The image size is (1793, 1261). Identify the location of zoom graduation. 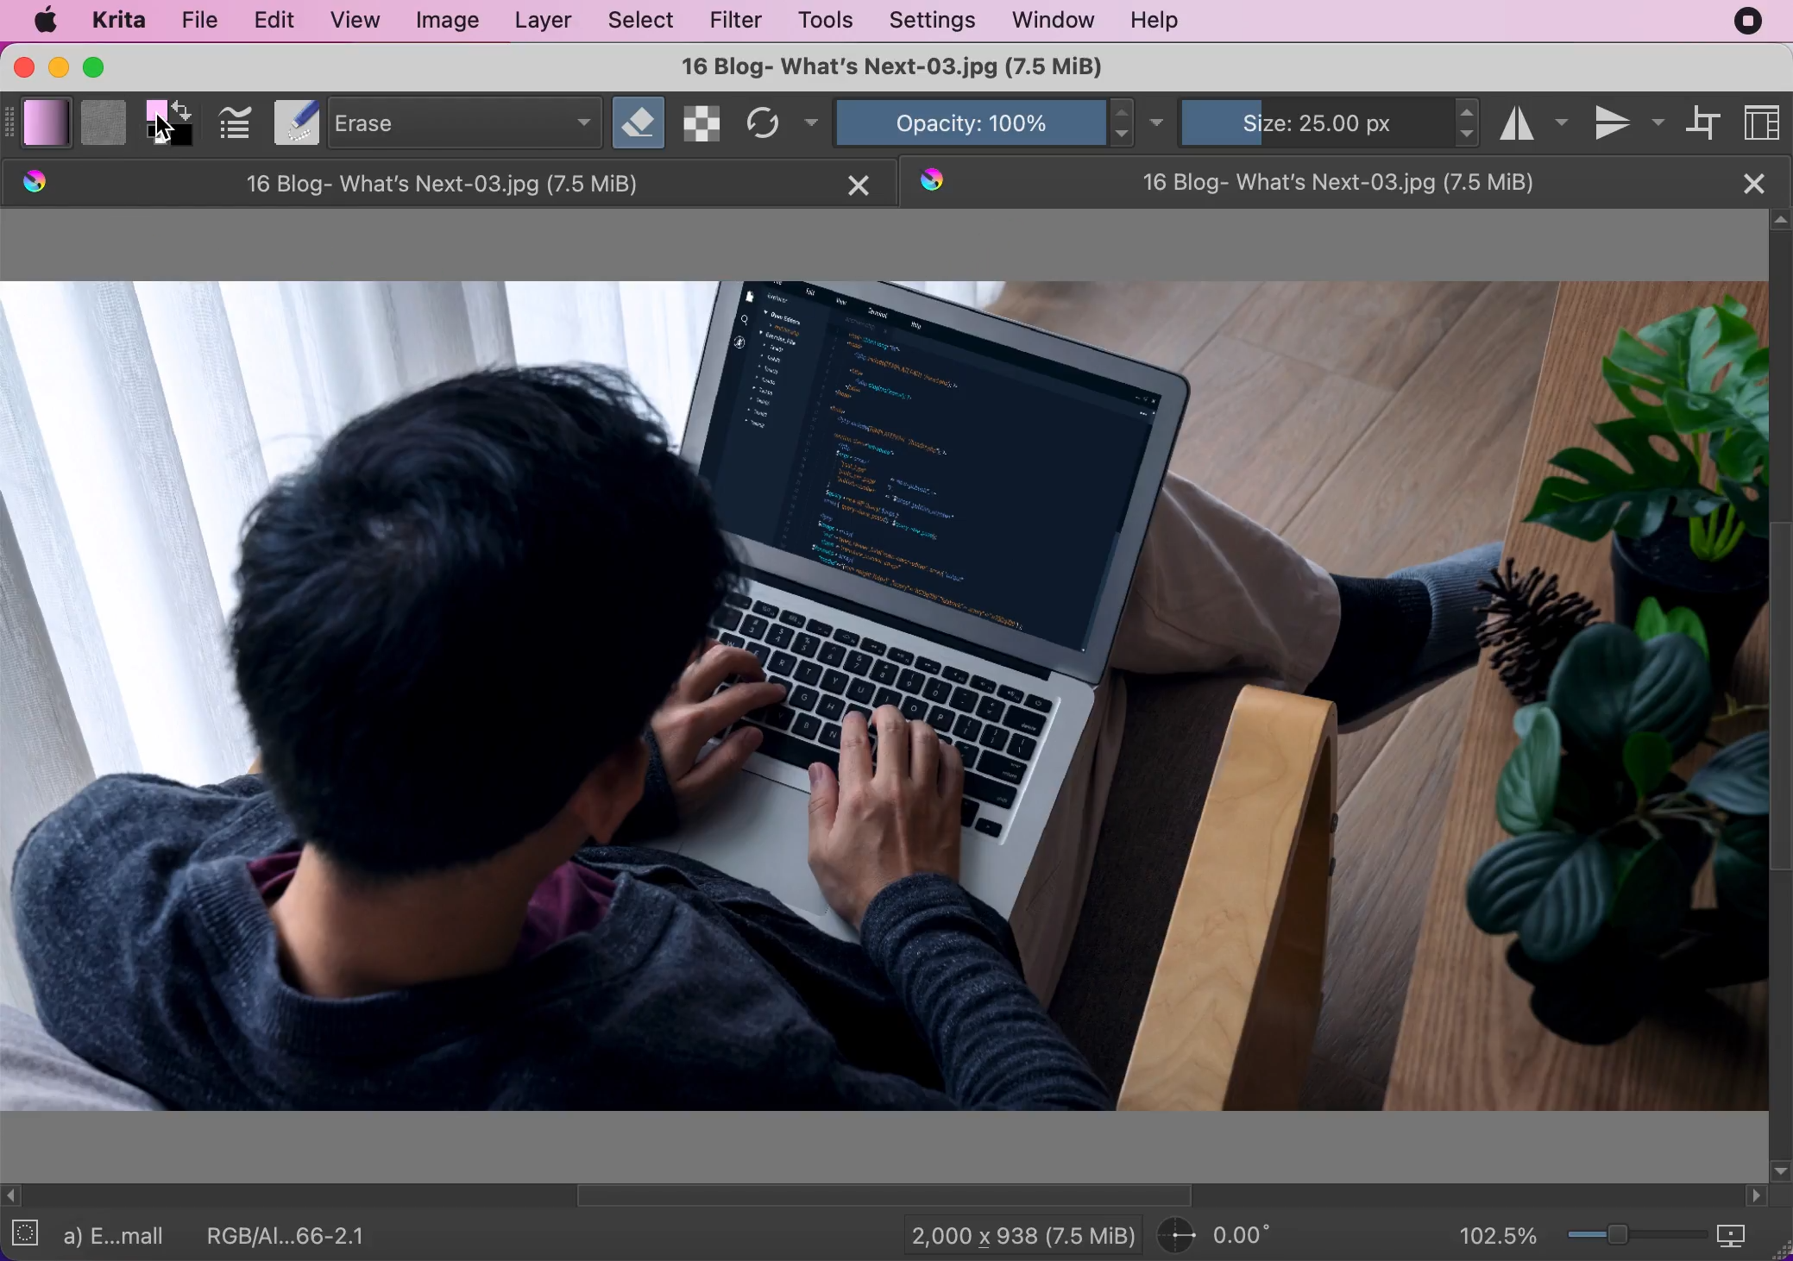
(1633, 1233).